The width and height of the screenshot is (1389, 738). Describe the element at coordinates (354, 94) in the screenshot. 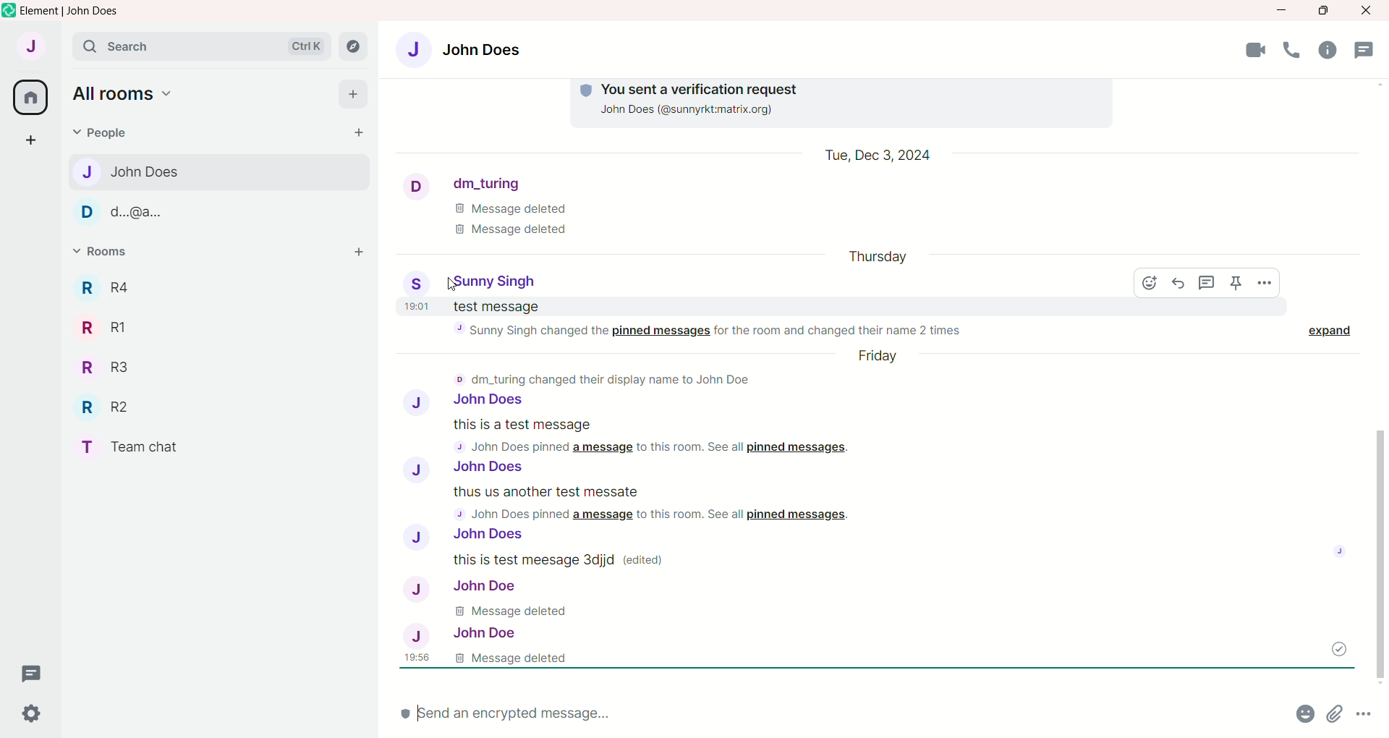

I see `add` at that location.